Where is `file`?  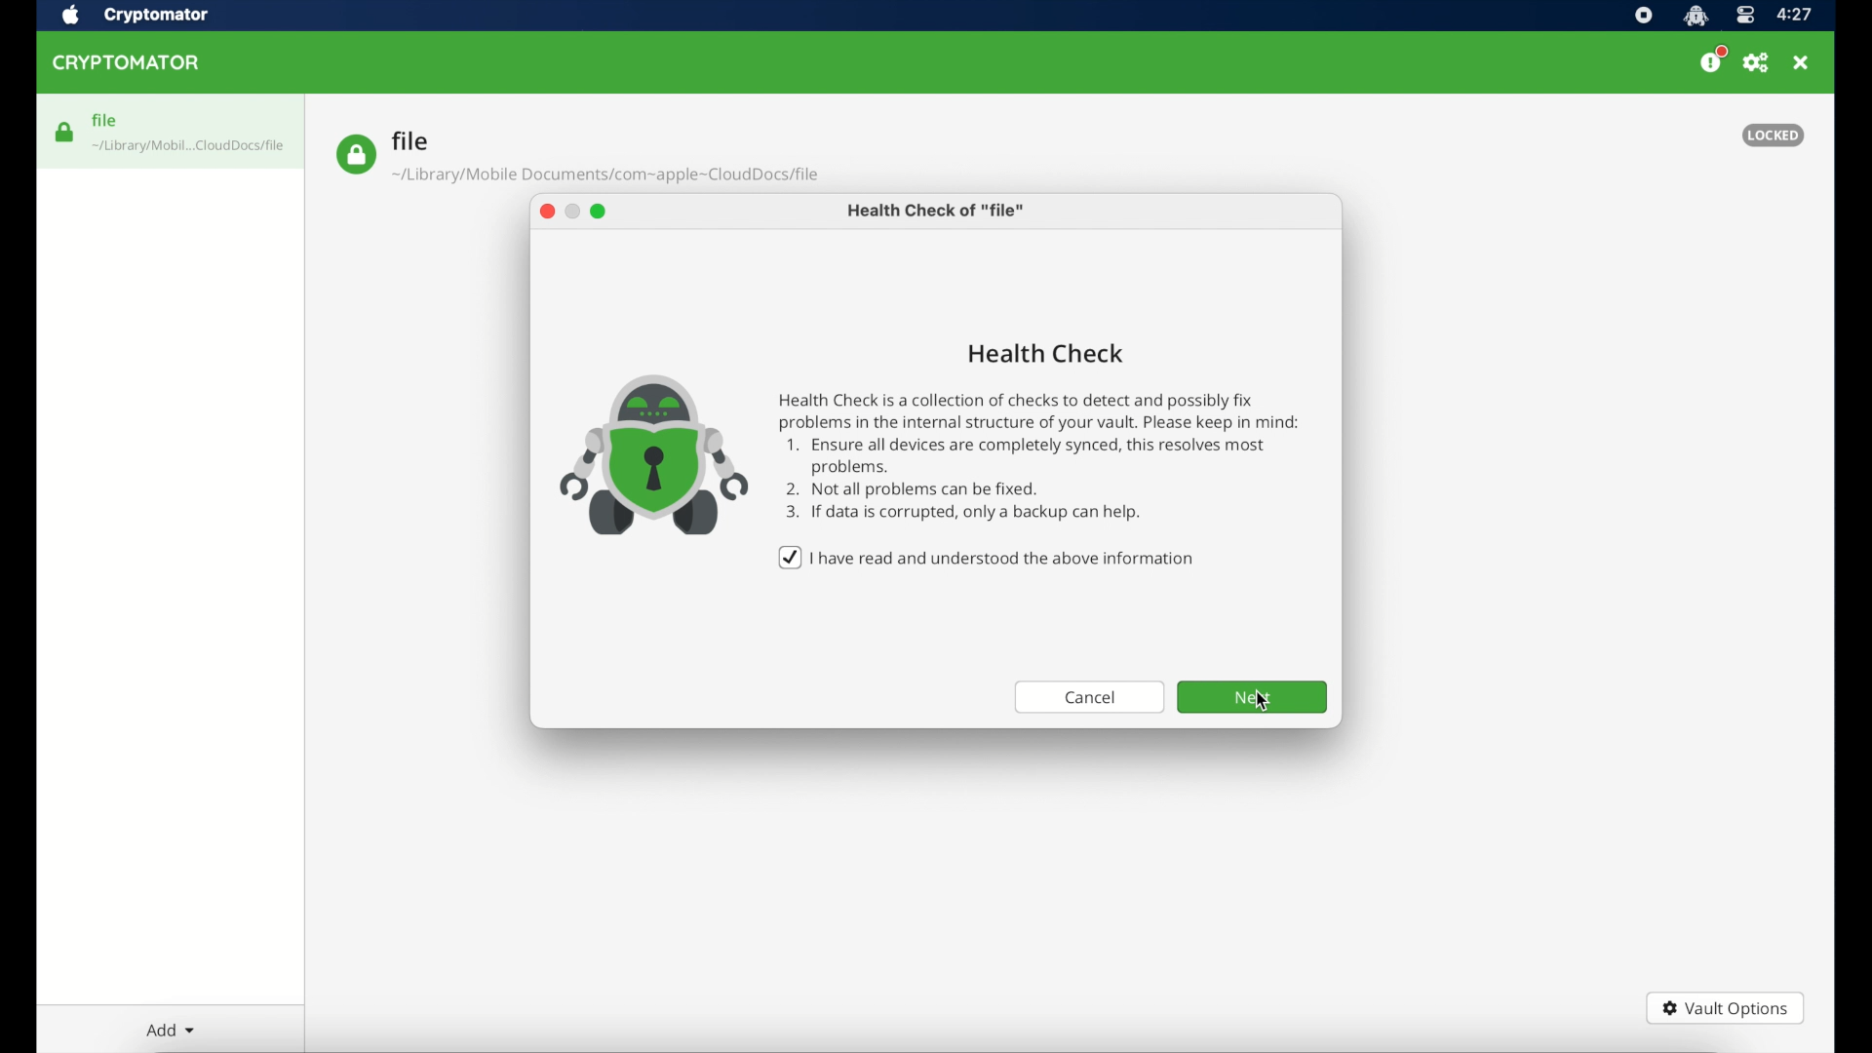
file is located at coordinates (577, 157).